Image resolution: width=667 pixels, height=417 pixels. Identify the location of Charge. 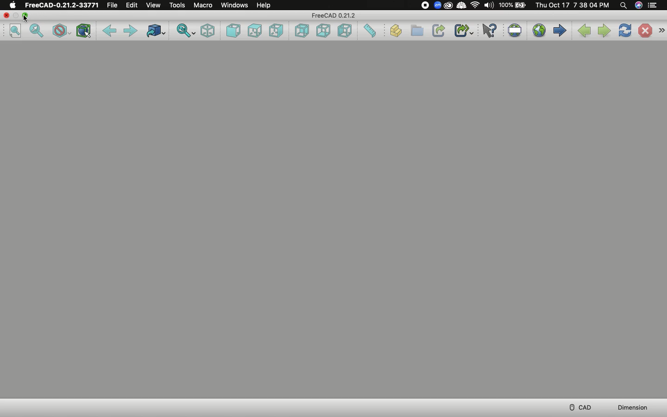
(513, 5).